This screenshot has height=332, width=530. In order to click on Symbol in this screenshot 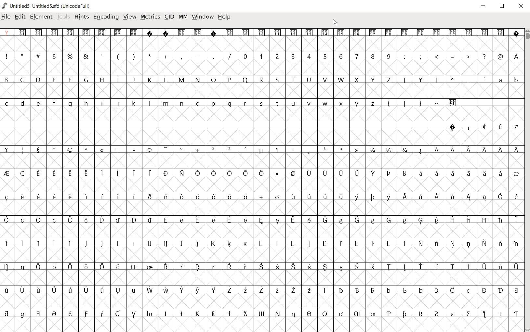, I will do `click(389, 314)`.